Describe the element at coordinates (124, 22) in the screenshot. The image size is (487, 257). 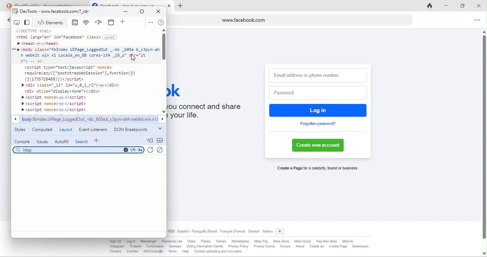
I see `add` at that location.